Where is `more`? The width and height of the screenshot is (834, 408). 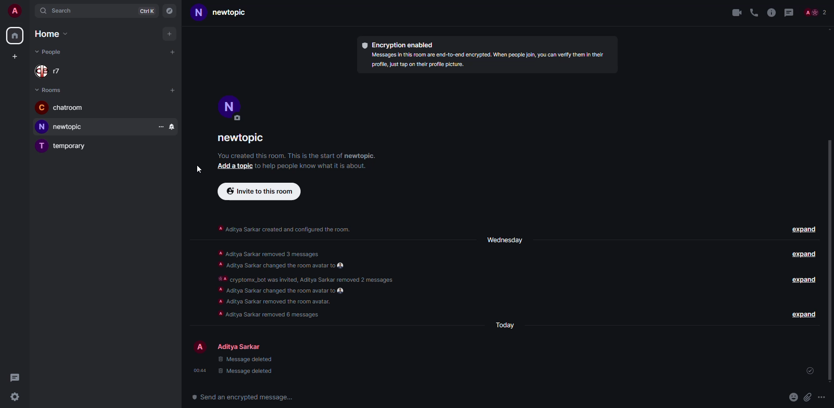
more is located at coordinates (159, 125).